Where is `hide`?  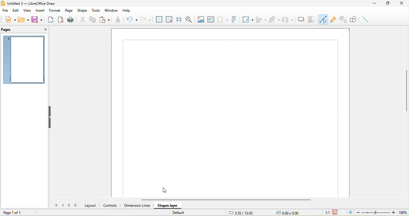
hide is located at coordinates (49, 117).